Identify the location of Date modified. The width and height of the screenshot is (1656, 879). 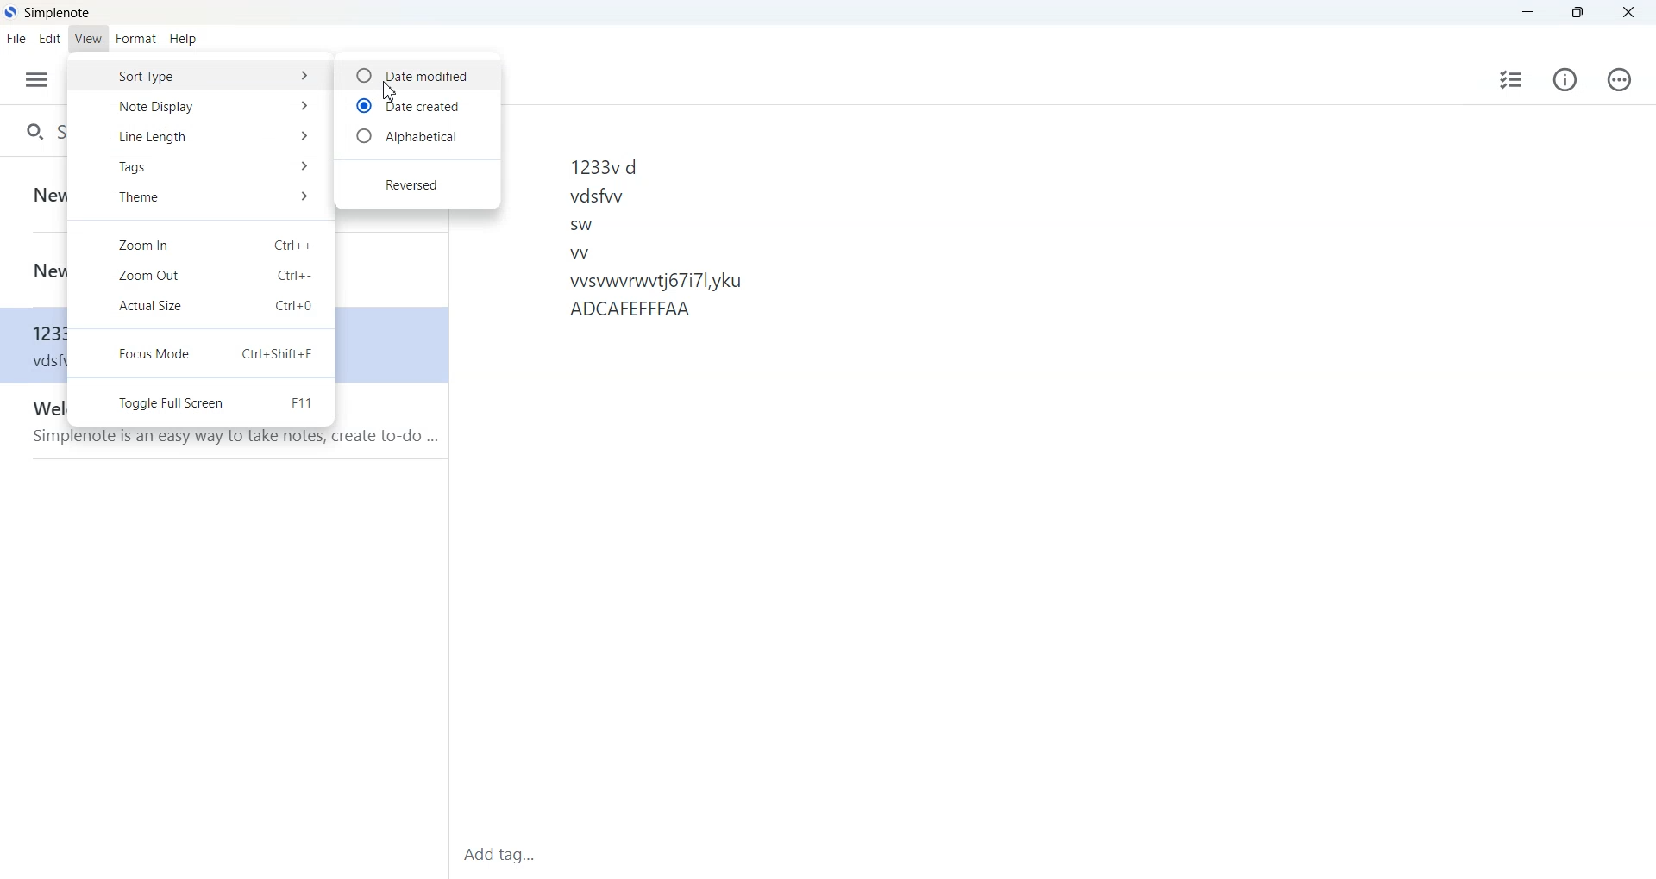
(416, 74).